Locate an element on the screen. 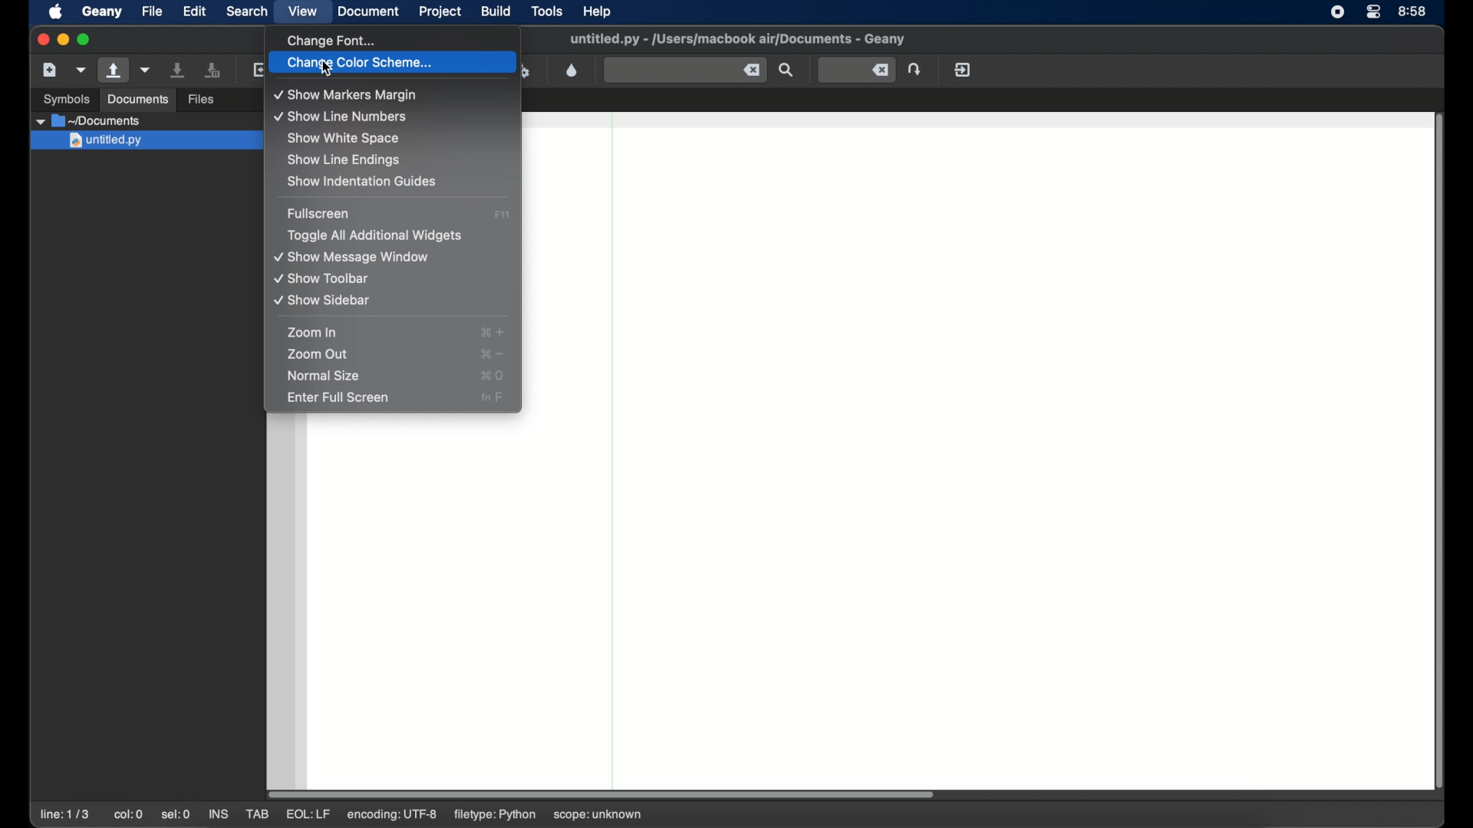  jump to the entered line number is located at coordinates (916, 69).